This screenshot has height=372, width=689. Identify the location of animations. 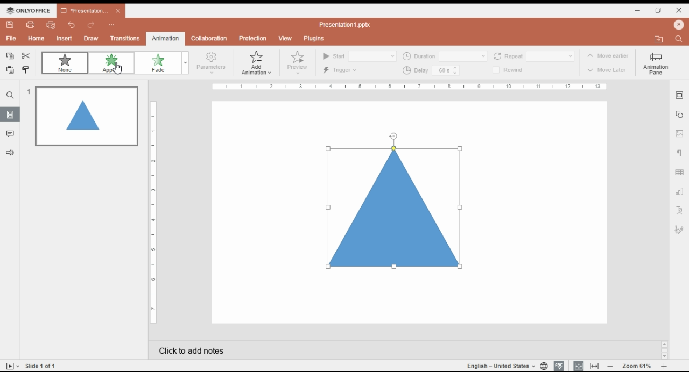
(165, 39).